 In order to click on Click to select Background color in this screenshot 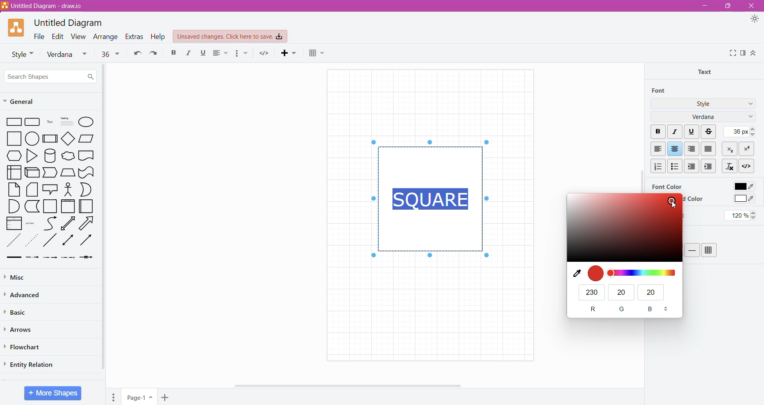, I will do `click(744, 199)`.